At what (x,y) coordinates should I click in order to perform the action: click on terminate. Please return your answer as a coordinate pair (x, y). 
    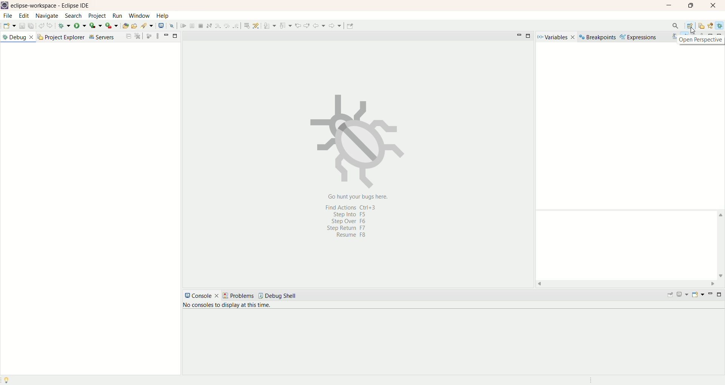
    Looking at the image, I should click on (256, 25).